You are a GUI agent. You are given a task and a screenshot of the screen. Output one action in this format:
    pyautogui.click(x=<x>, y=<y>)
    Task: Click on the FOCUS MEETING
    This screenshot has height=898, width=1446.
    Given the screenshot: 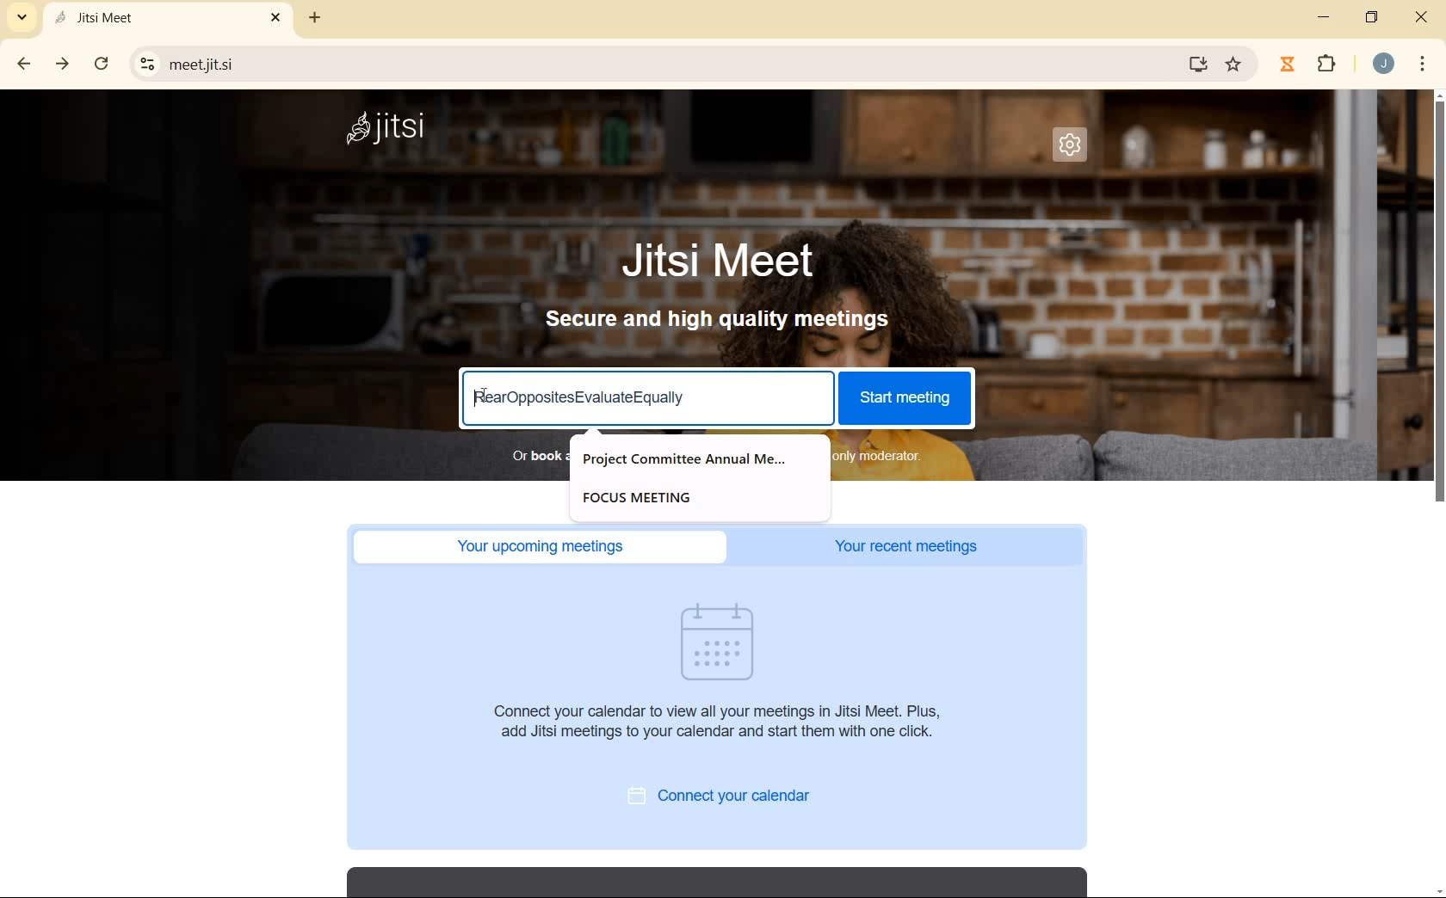 What is the action you would take?
    pyautogui.click(x=670, y=498)
    